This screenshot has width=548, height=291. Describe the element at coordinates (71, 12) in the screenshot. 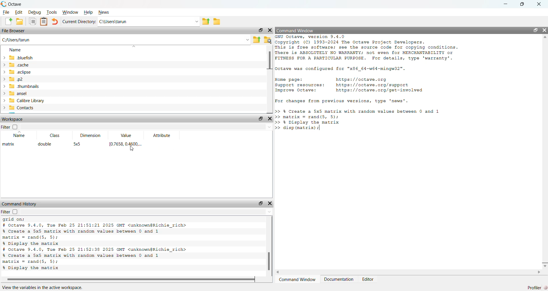

I see `Window` at that location.